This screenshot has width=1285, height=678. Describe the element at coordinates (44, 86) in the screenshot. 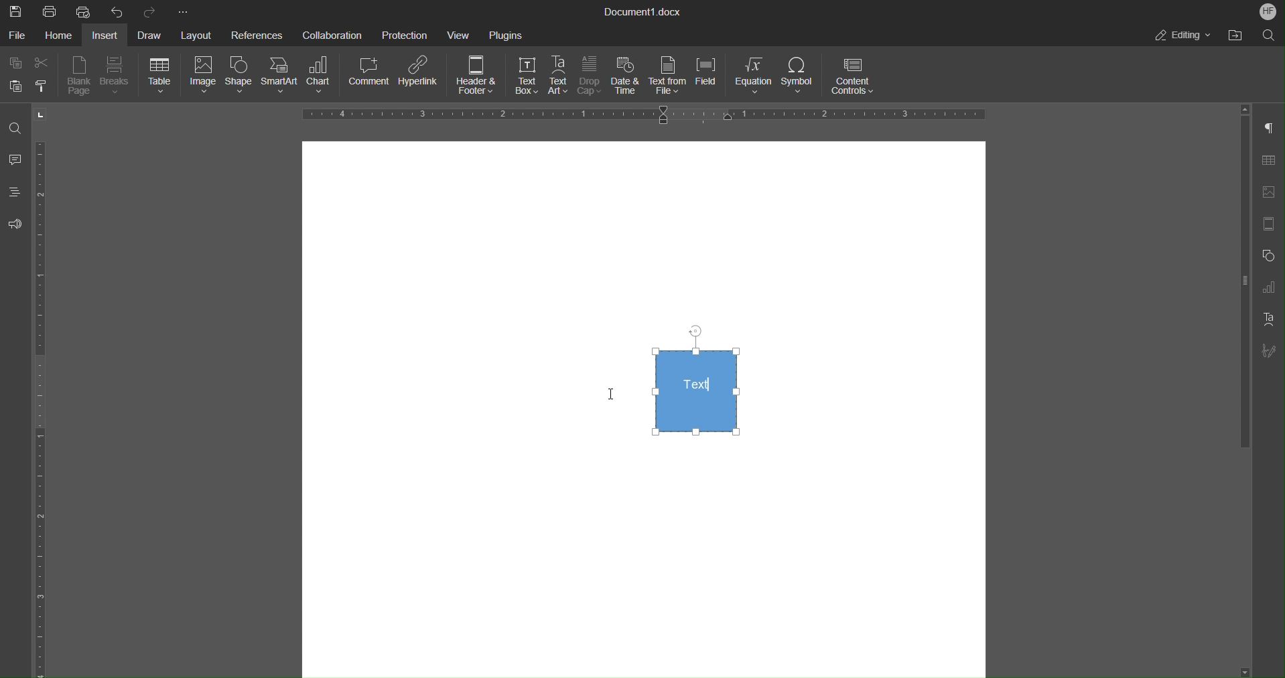

I see `Copy Style` at that location.